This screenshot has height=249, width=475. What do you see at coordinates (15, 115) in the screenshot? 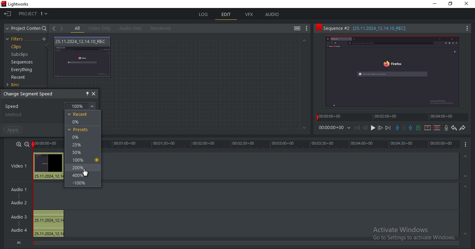
I see `method` at bounding box center [15, 115].